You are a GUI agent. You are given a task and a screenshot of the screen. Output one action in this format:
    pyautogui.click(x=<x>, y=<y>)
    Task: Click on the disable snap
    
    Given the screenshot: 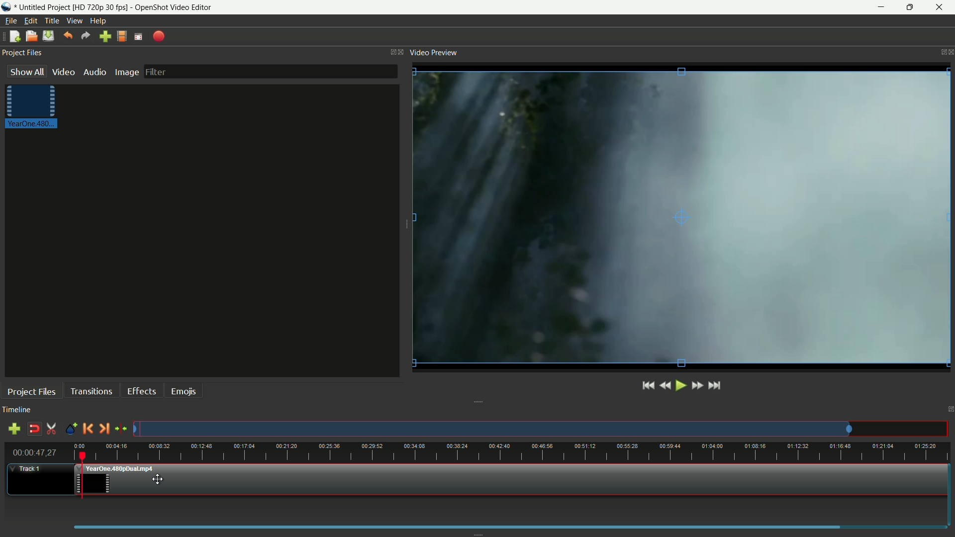 What is the action you would take?
    pyautogui.click(x=32, y=429)
    